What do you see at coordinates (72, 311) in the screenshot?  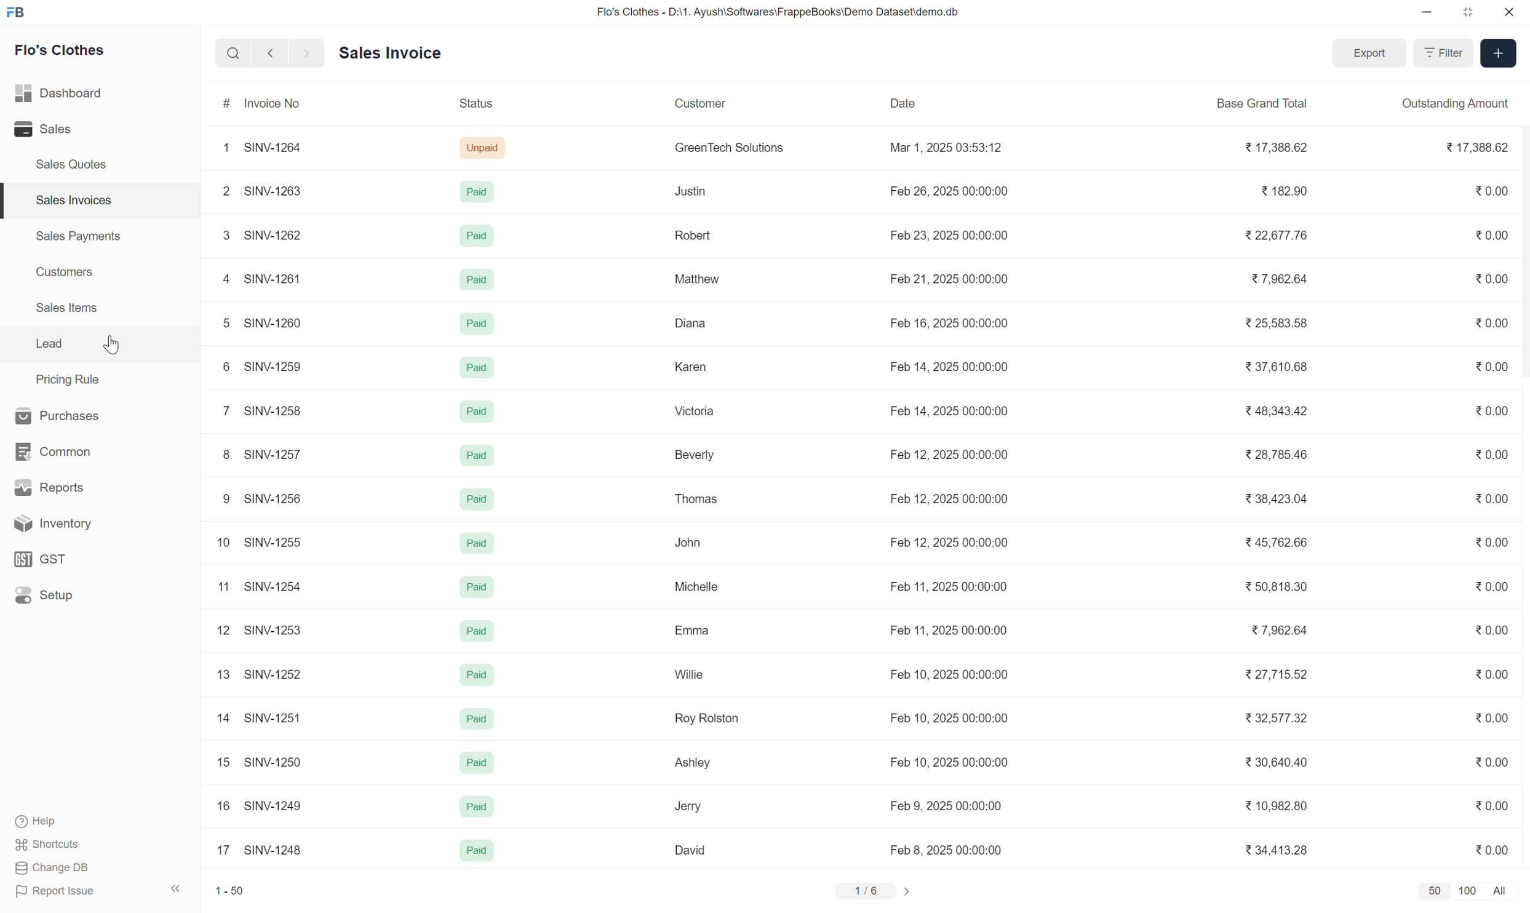 I see `Sales Items` at bounding box center [72, 311].